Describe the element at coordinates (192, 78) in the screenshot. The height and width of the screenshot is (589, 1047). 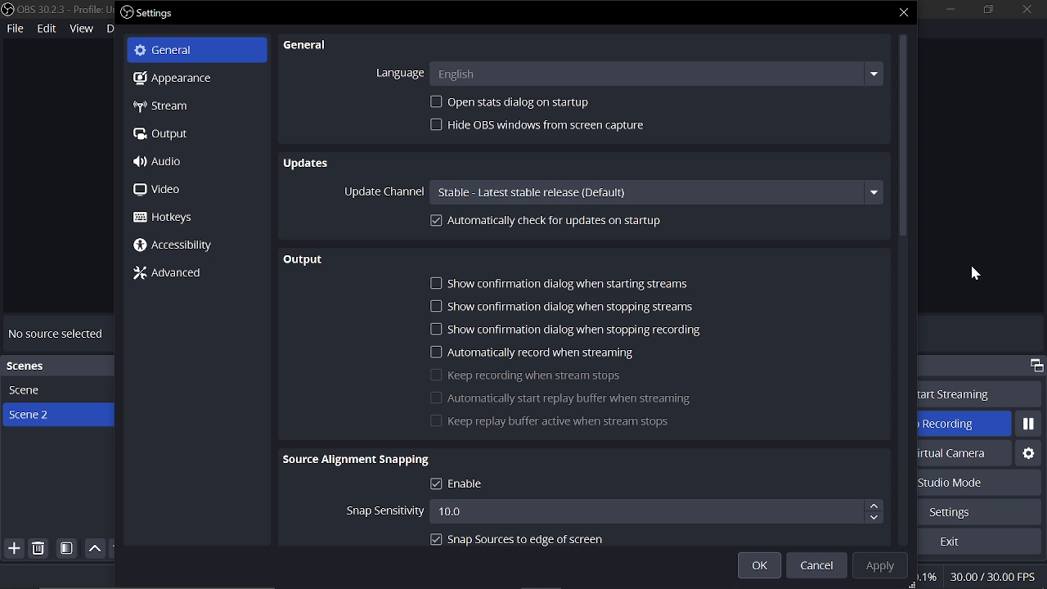
I see `appearance` at that location.